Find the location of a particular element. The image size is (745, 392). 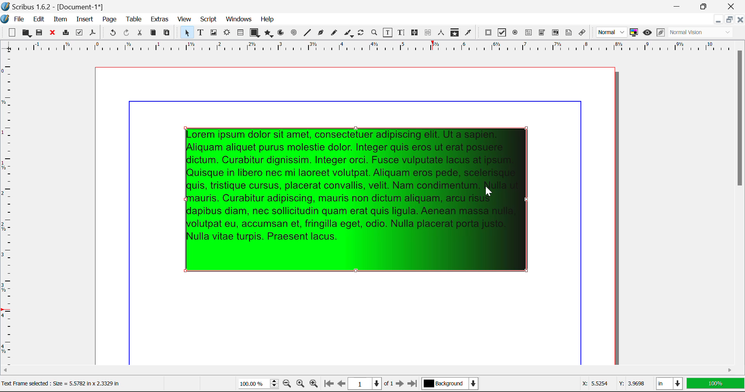

Edit is located at coordinates (39, 19).